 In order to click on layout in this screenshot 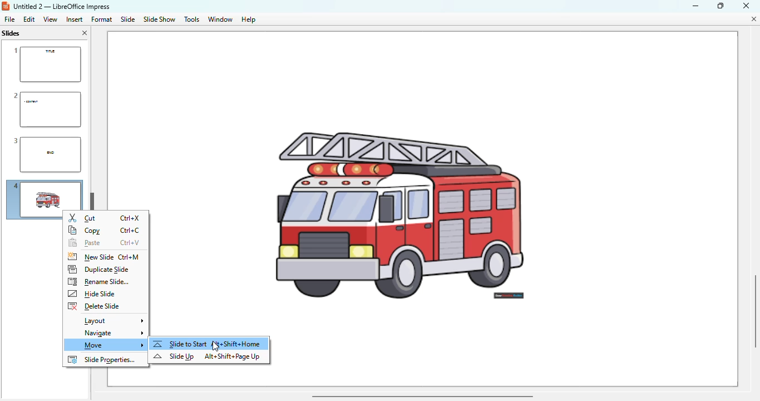, I will do `click(112, 321)`.